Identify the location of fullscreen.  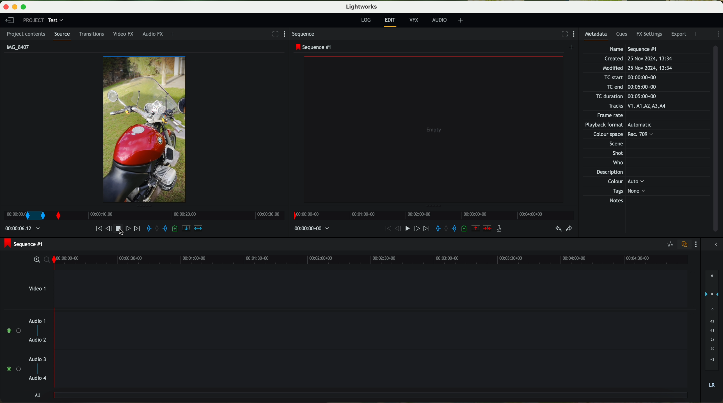
(274, 34).